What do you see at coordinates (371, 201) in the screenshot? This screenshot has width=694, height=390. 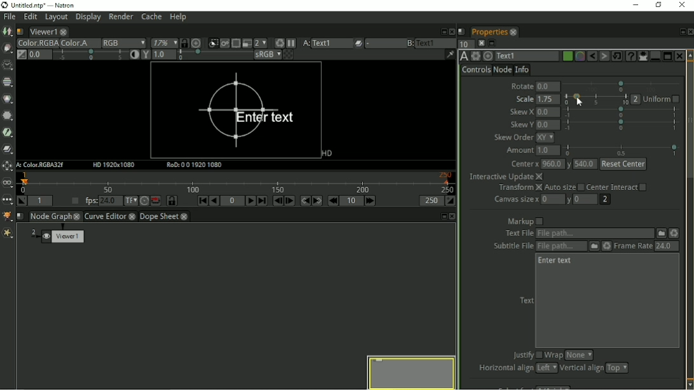 I see `Next increment` at bounding box center [371, 201].